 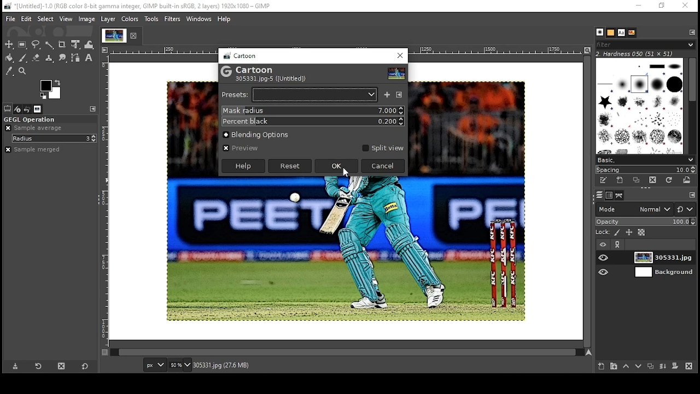 I want to click on configure this tab, so click(x=691, y=32).